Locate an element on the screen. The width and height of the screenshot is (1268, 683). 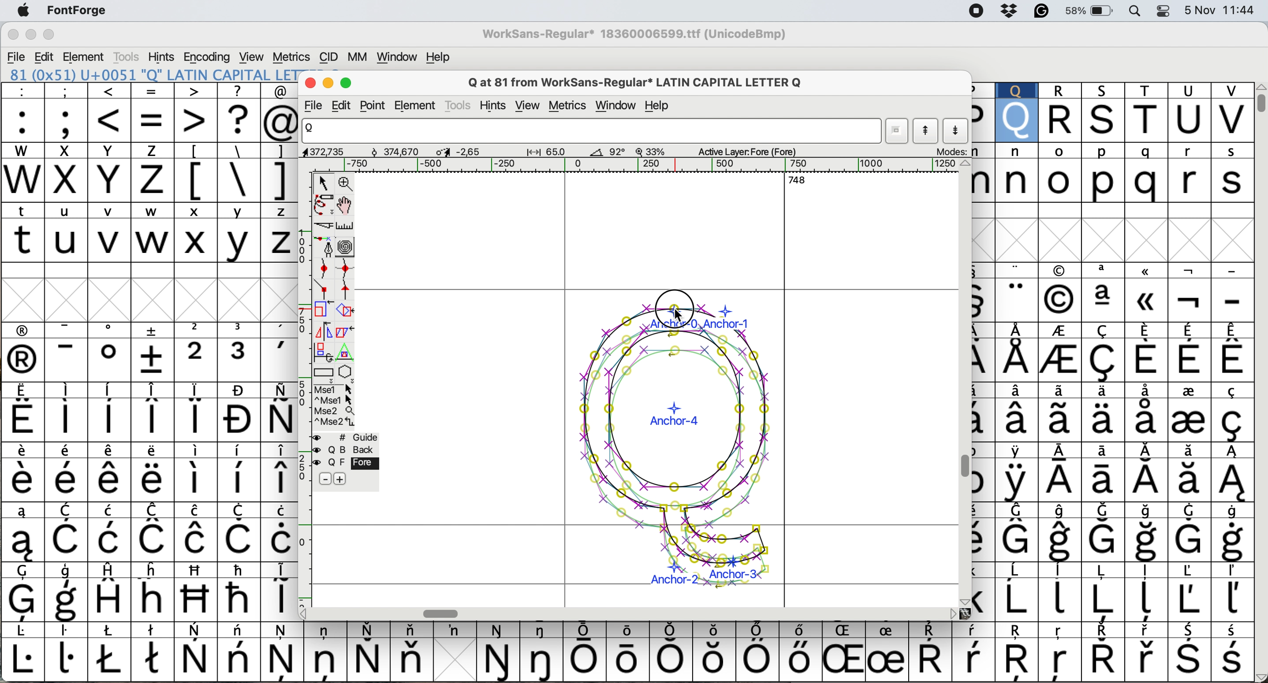
horizontal scroll bar is located at coordinates (604, 165).